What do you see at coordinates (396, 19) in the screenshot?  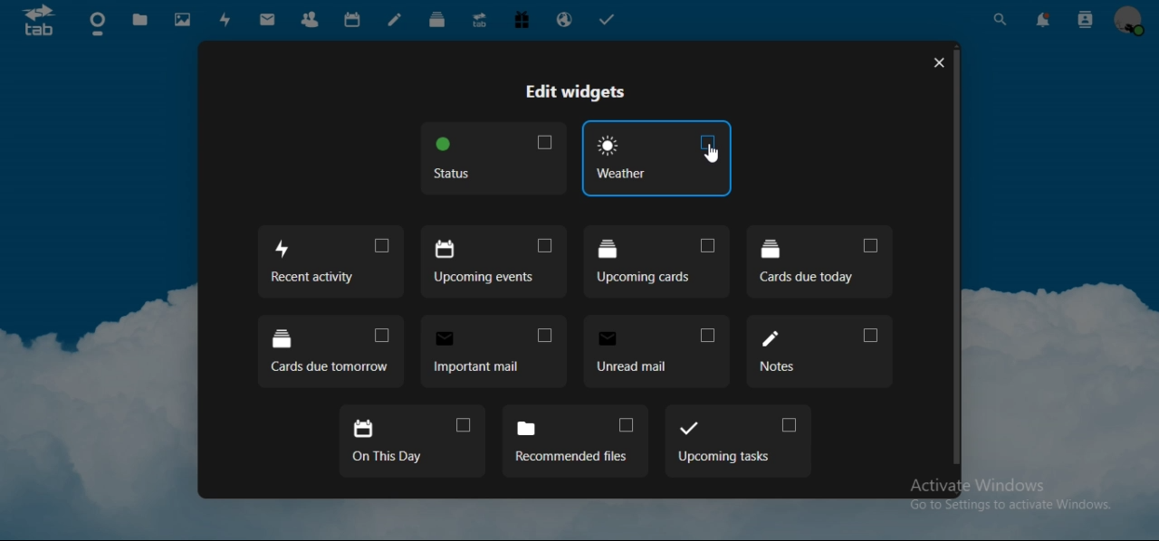 I see `notes` at bounding box center [396, 19].